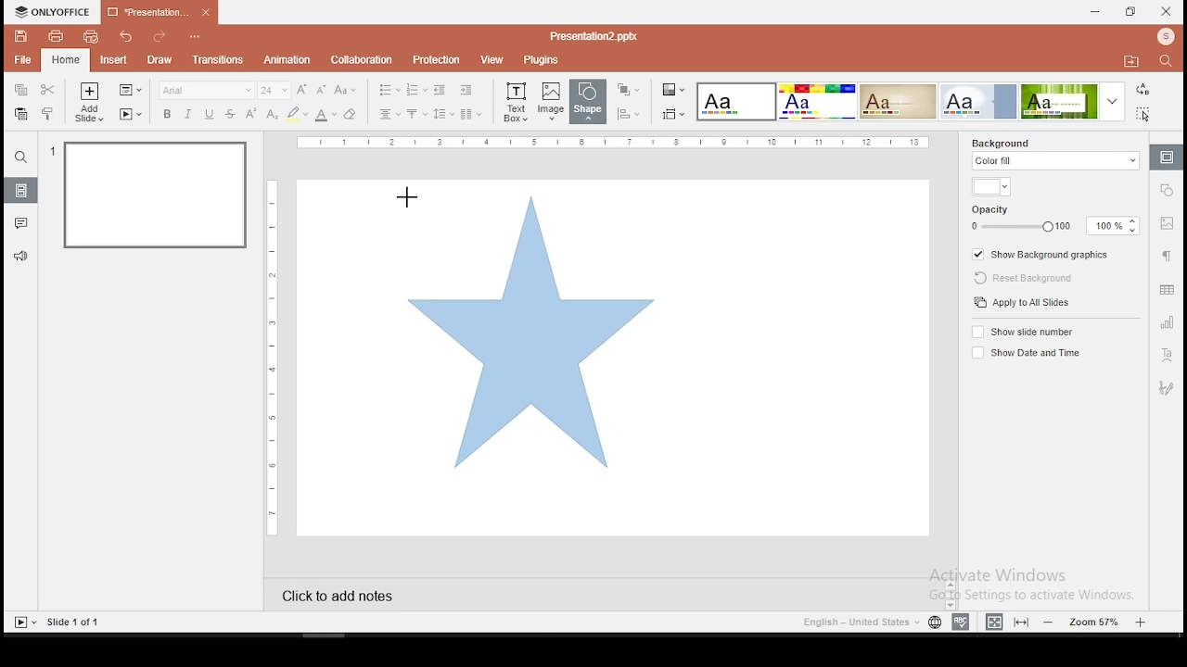 The image size is (1187, 667). Describe the element at coordinates (389, 115) in the screenshot. I see `horizontal alignment` at that location.